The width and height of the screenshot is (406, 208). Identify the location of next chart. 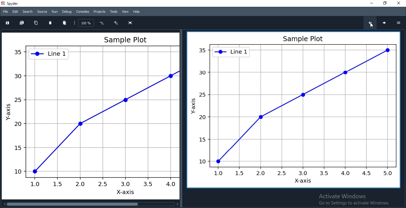
(385, 23).